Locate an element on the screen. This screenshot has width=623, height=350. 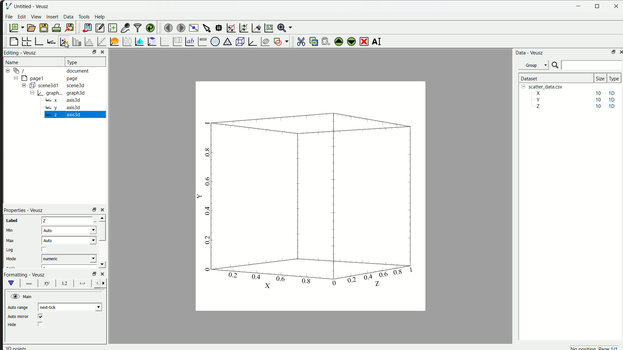
| Label is located at coordinates (12, 221).